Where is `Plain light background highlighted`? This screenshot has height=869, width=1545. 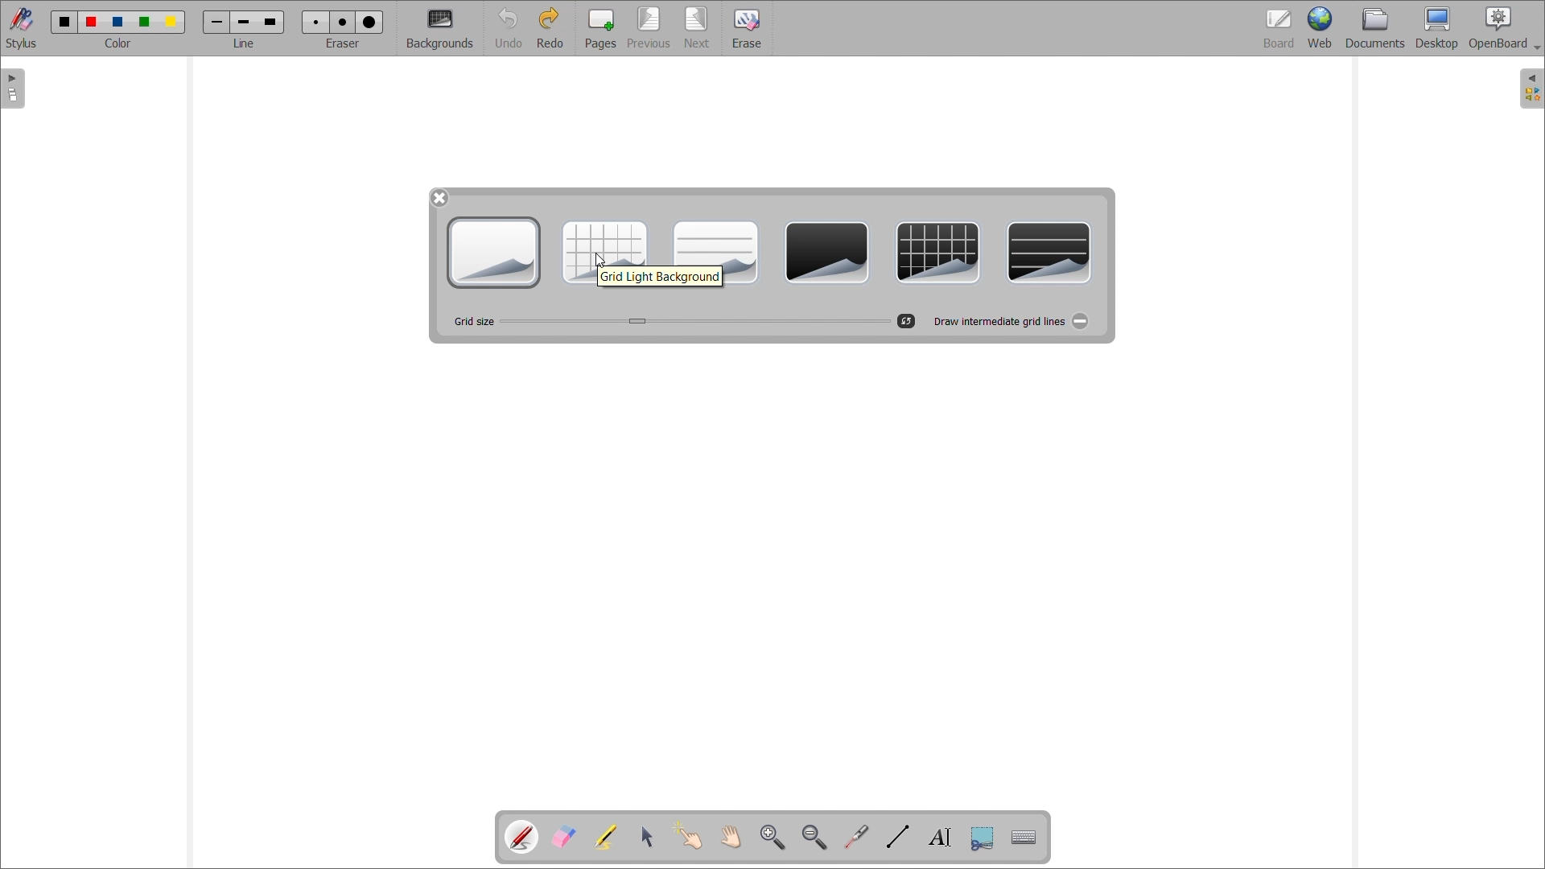
Plain light background highlighted is located at coordinates (494, 253).